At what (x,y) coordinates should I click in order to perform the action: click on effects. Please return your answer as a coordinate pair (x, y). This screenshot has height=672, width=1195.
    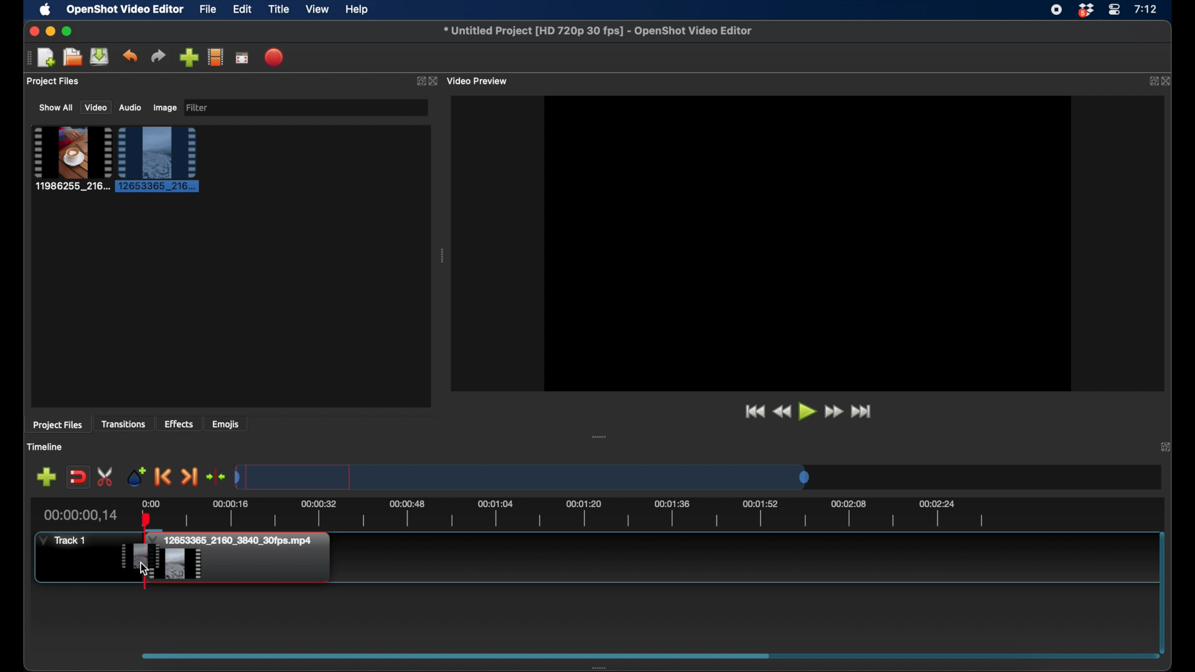
    Looking at the image, I should click on (179, 424).